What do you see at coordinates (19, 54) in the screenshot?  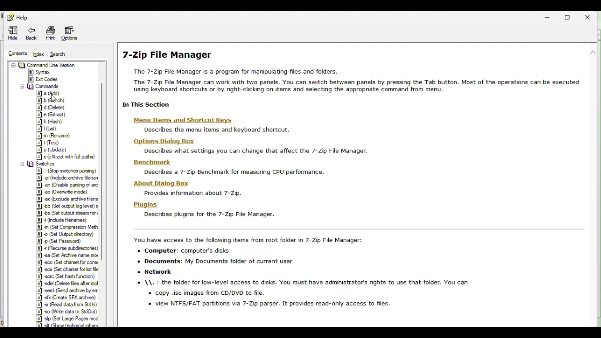 I see `Contents` at bounding box center [19, 54].